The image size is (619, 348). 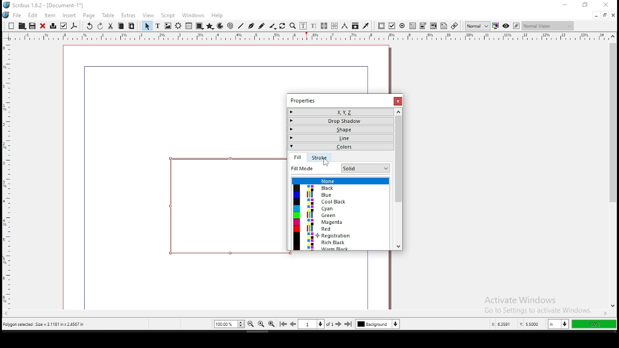 I want to click on page, so click(x=88, y=15).